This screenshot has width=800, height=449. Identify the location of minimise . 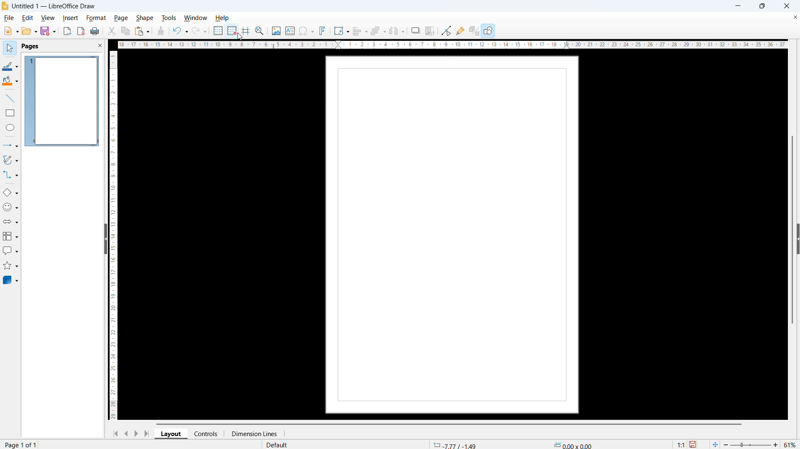
(738, 6).